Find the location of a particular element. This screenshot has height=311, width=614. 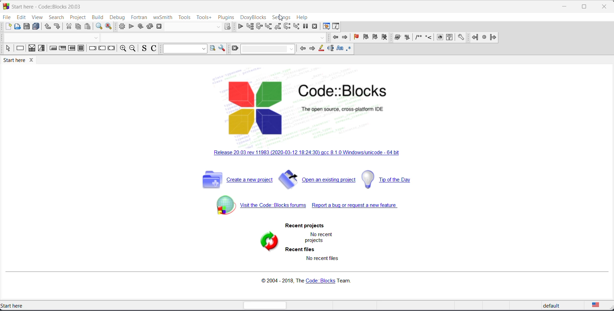

open existing project is located at coordinates (318, 179).